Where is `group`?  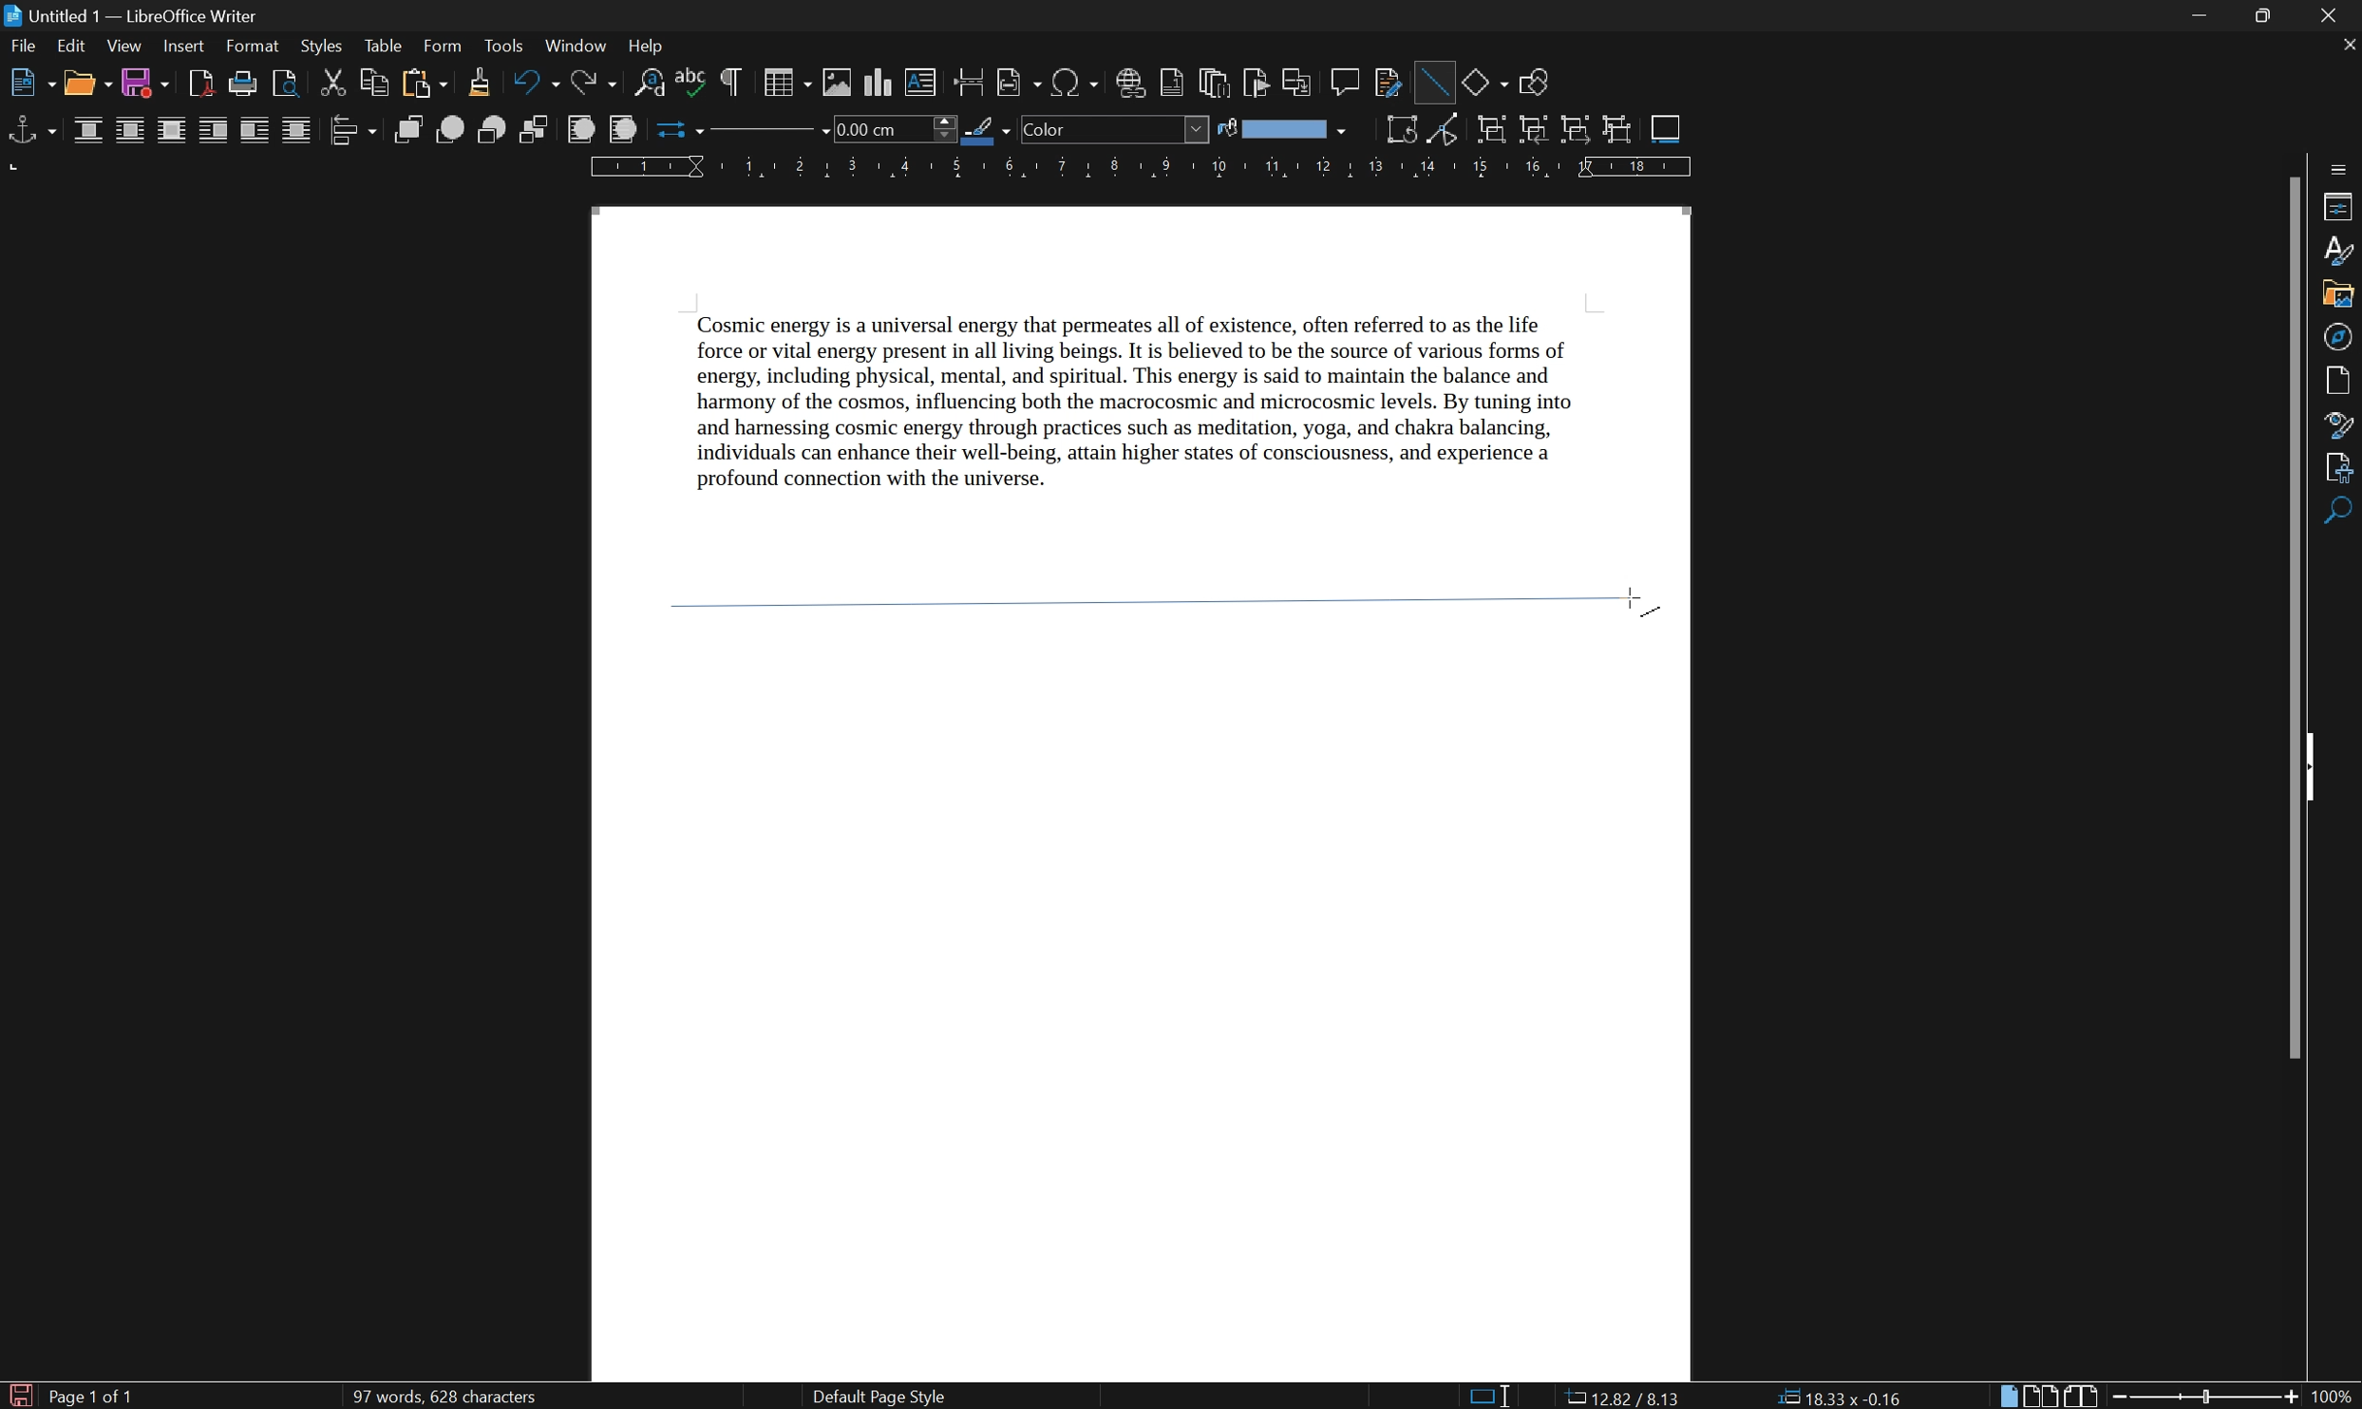
group is located at coordinates (1490, 131).